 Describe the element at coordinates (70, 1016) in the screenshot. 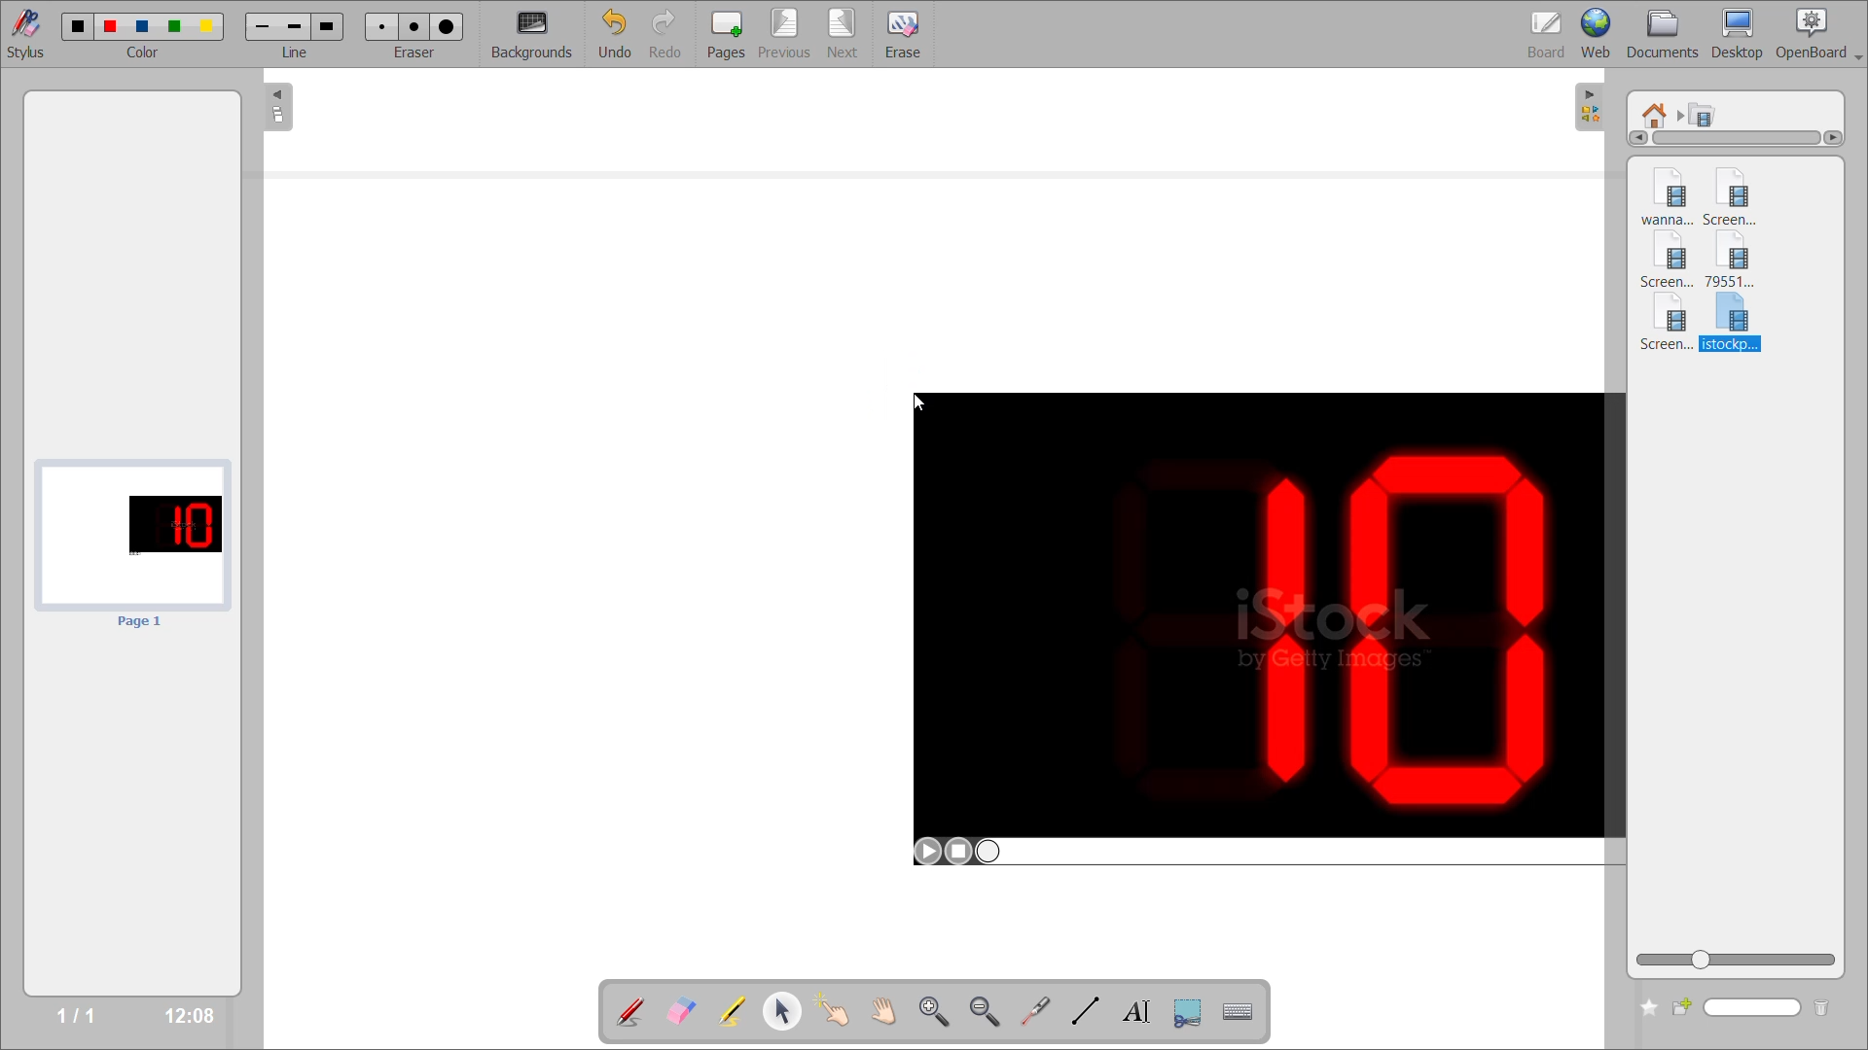

I see `1/1 page number` at that location.